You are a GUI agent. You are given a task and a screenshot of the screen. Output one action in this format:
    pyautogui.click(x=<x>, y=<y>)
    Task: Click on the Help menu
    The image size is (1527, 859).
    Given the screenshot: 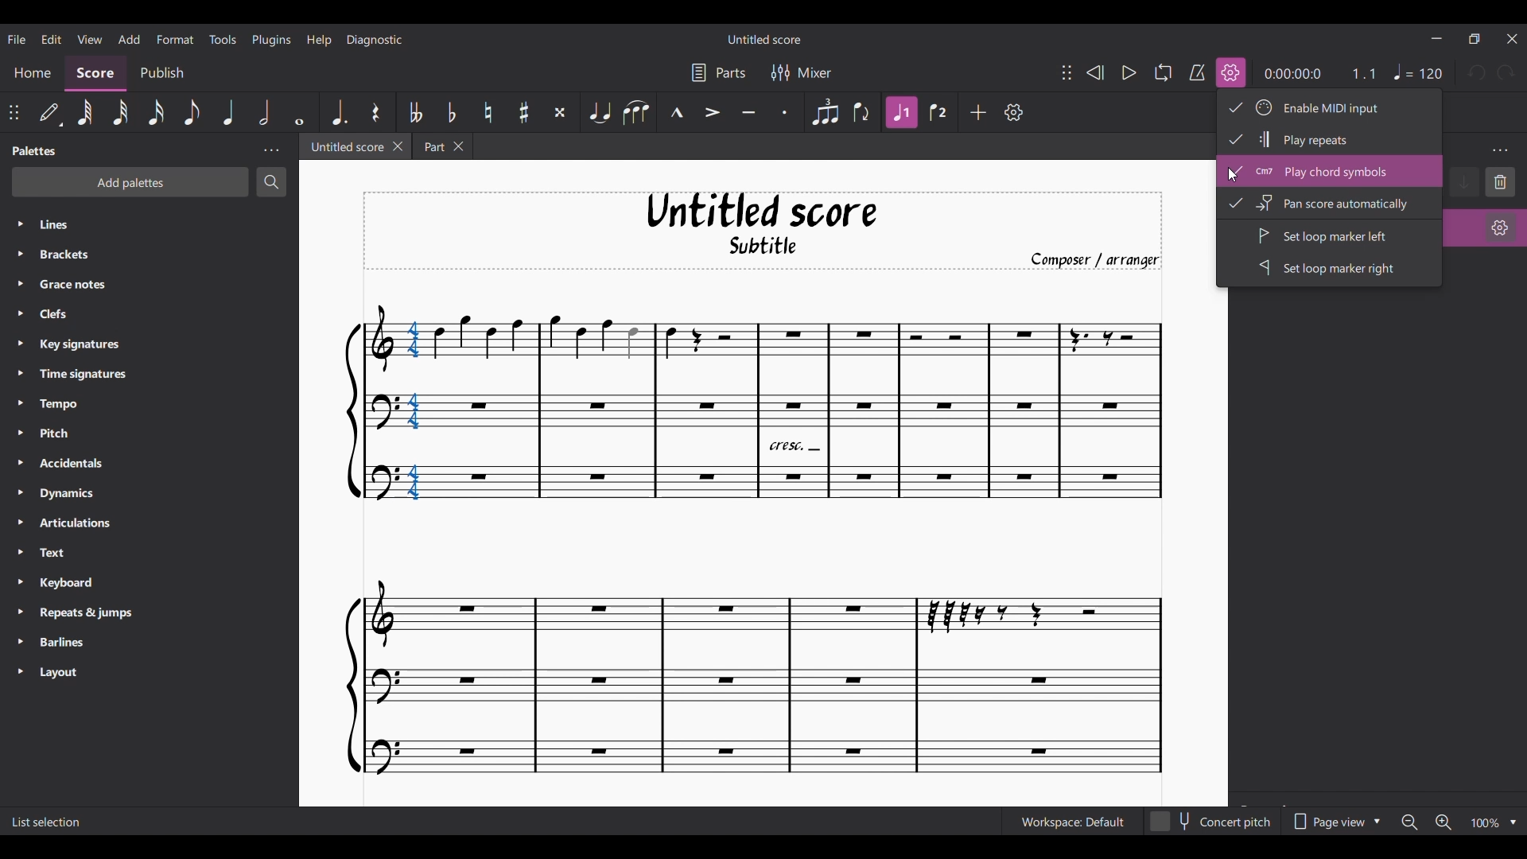 What is the action you would take?
    pyautogui.click(x=319, y=41)
    